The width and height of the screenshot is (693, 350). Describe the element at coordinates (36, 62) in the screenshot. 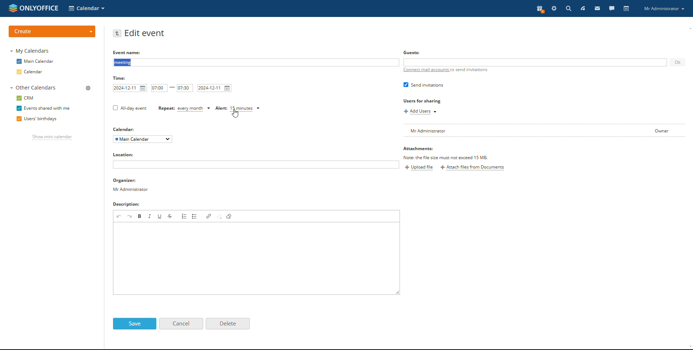

I see `main calendar` at that location.